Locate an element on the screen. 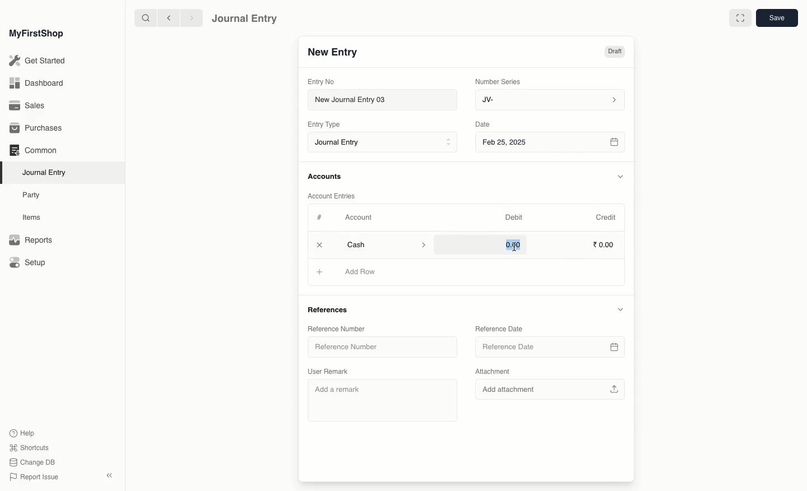  Full width toggle is located at coordinates (739, 18).